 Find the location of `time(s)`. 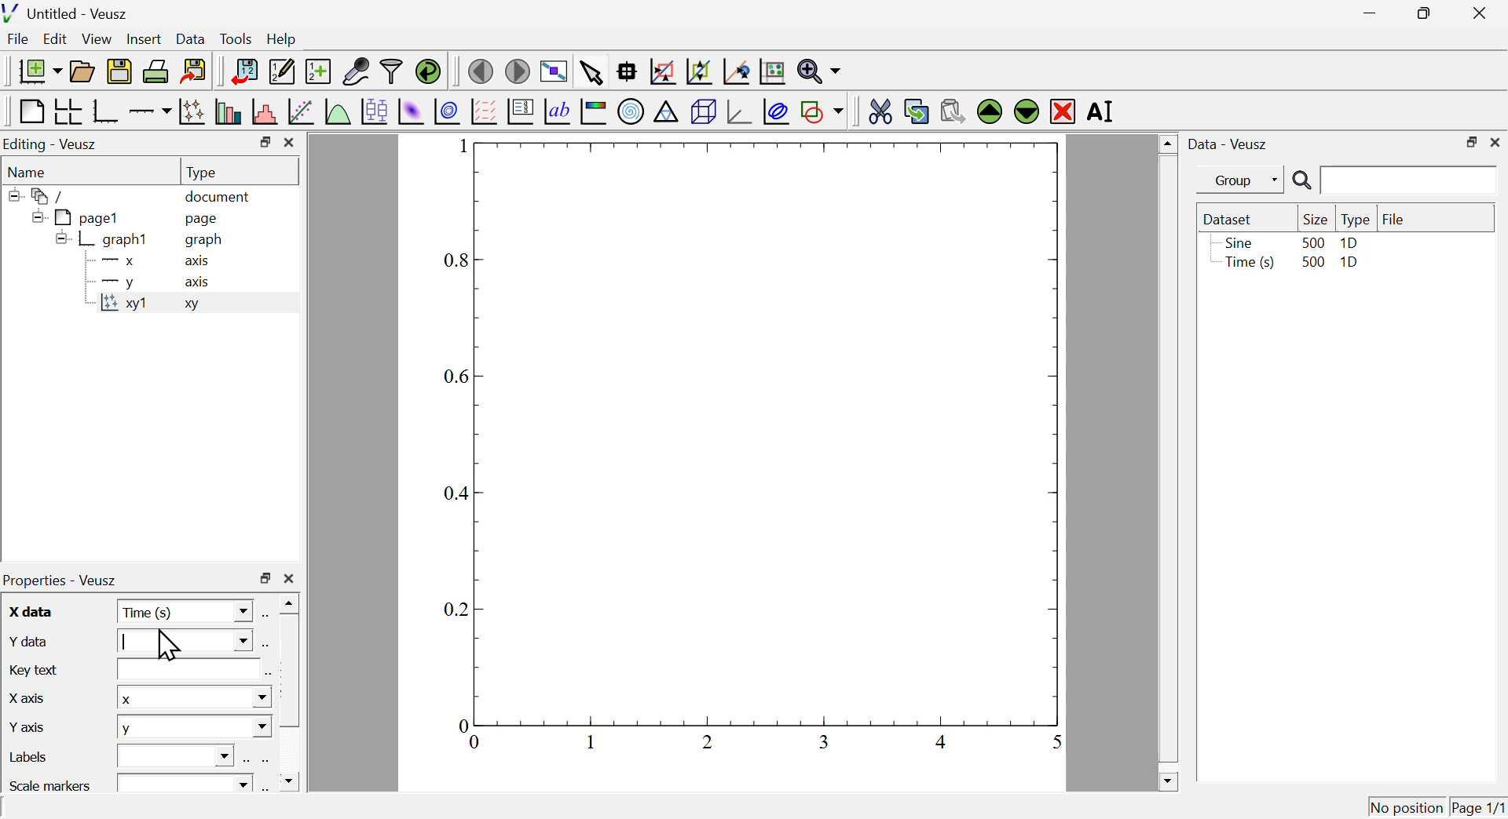

time(s) is located at coordinates (185, 611).